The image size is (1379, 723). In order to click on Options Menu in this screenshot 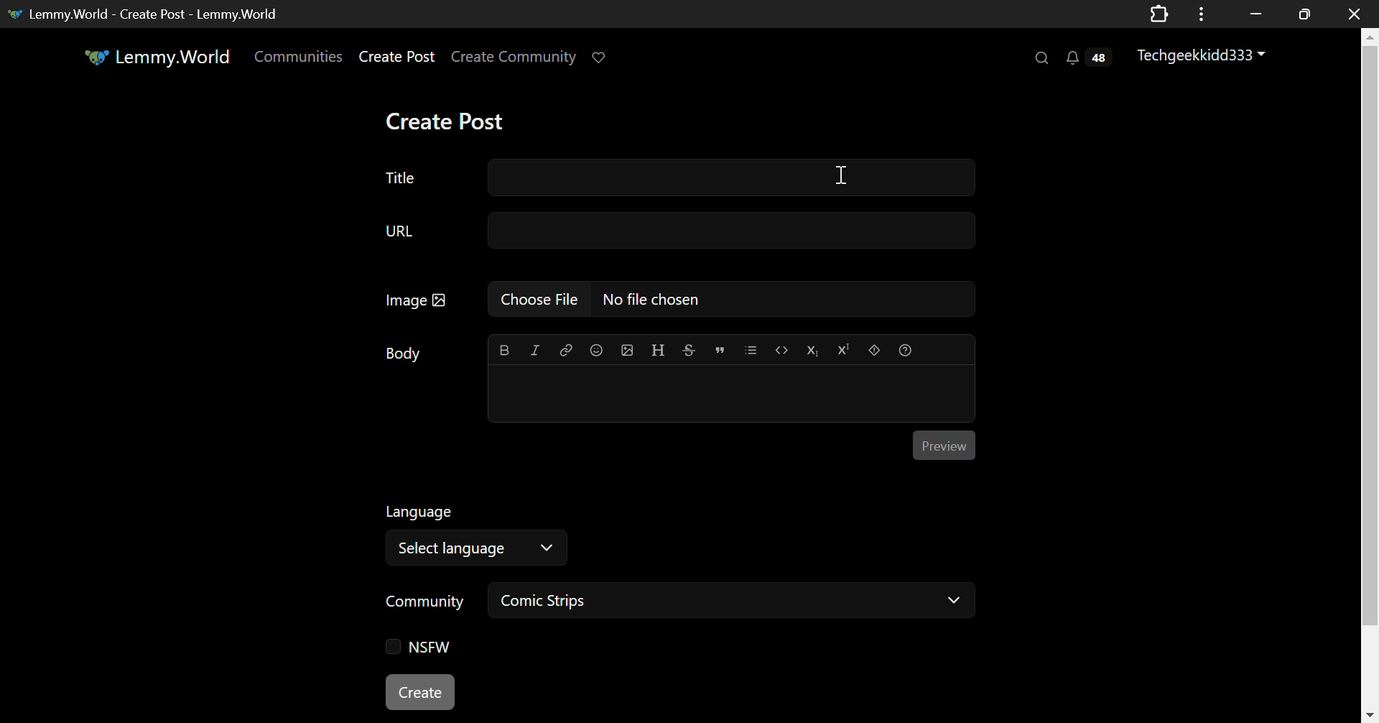, I will do `click(1199, 13)`.